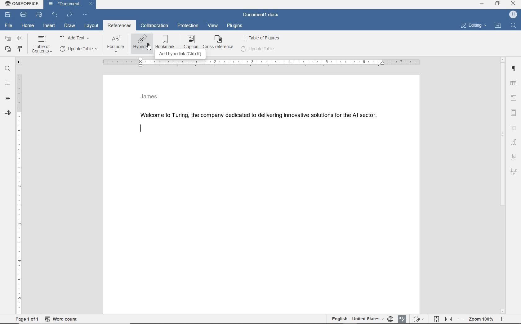 This screenshot has width=521, height=324. I want to click on ADD HYPERLINK, so click(179, 54).